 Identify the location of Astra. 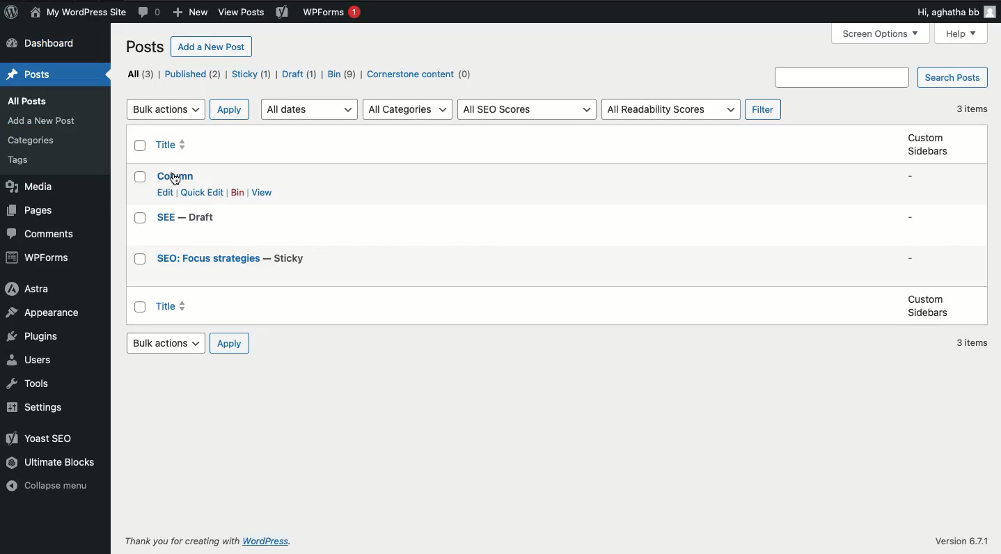
(30, 290).